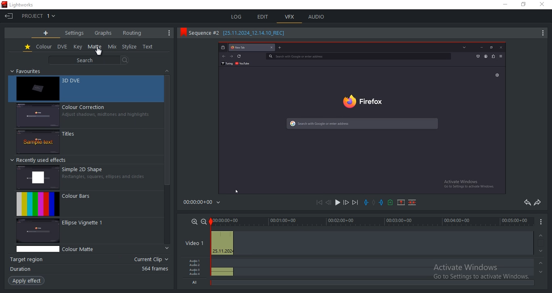  What do you see at coordinates (26, 281) in the screenshot?
I see `apply effect` at bounding box center [26, 281].